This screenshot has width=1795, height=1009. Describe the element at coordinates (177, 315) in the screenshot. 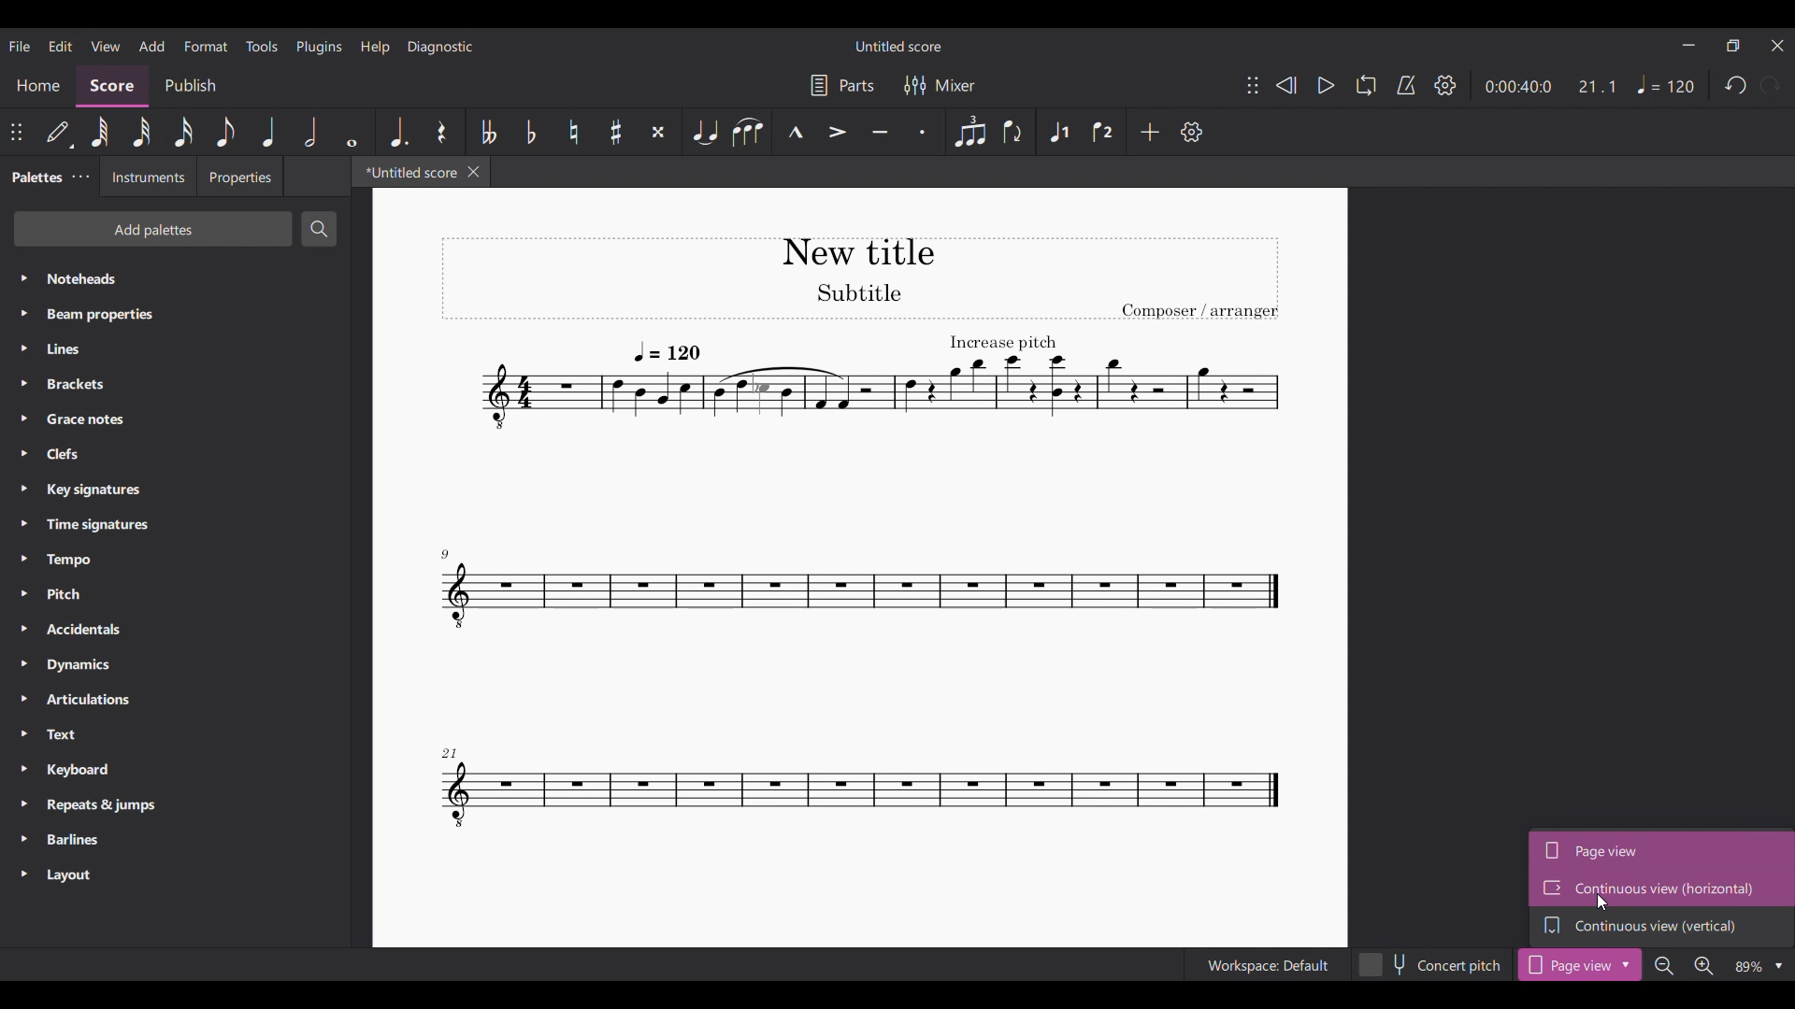

I see `Beam properties` at that location.